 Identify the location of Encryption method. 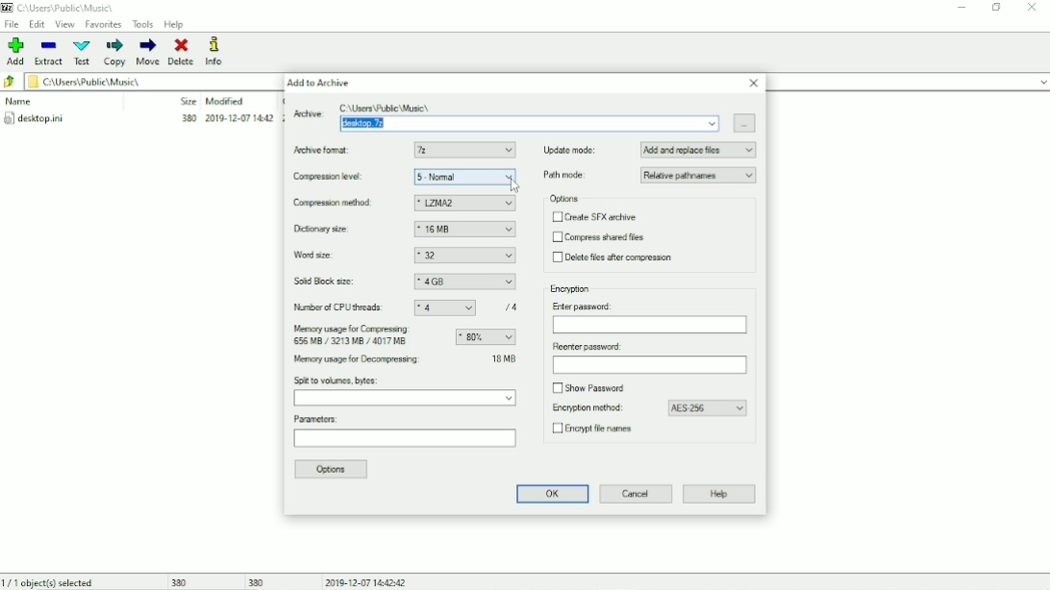
(585, 408).